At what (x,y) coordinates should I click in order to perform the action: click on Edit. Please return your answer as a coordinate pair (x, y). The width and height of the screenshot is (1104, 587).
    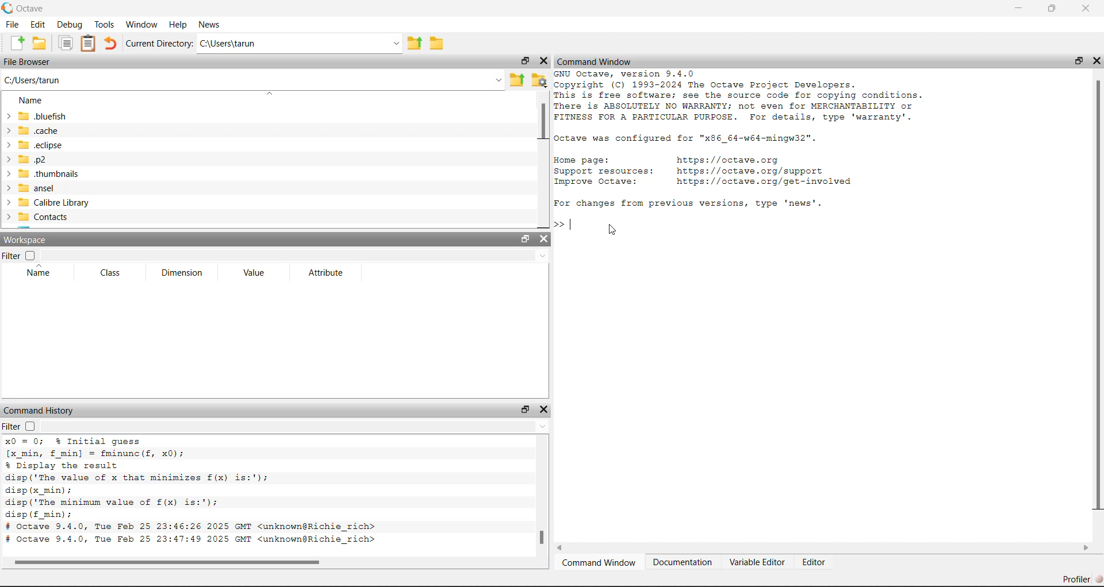
    Looking at the image, I should click on (37, 26).